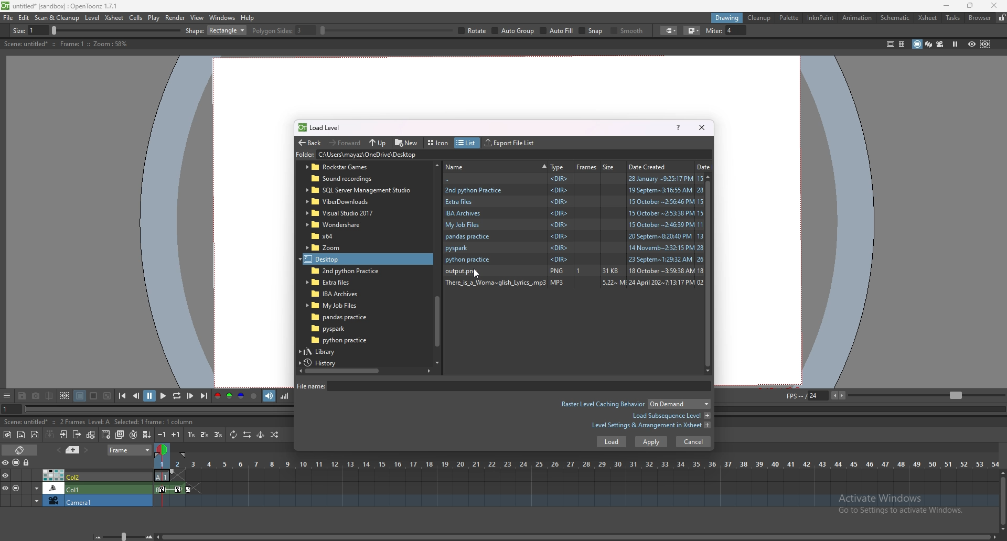 Image resolution: width=1007 pixels, height=541 pixels. What do you see at coordinates (309, 143) in the screenshot?
I see `back` at bounding box center [309, 143].